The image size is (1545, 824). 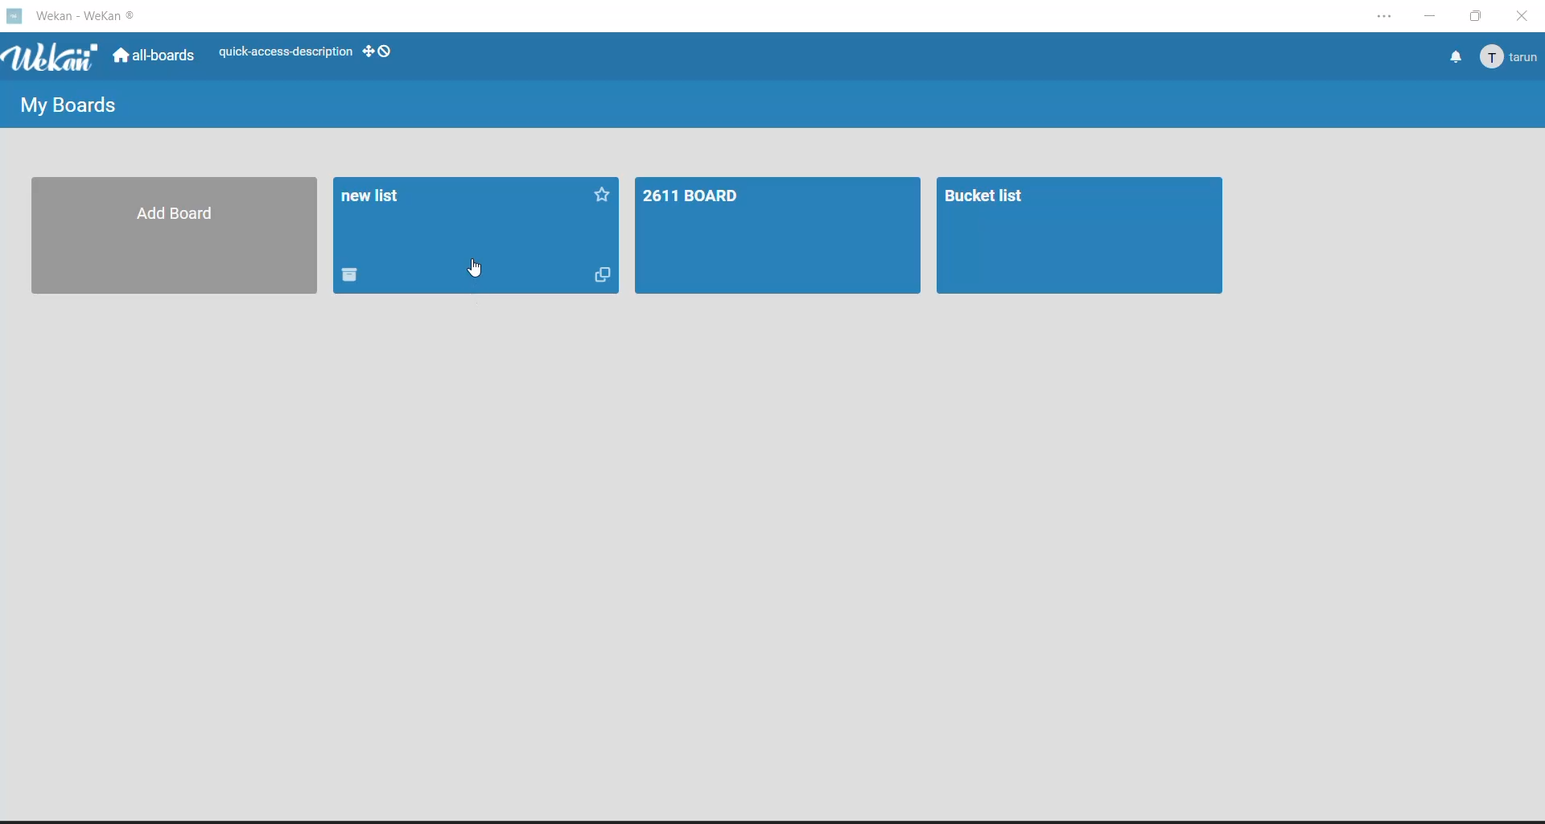 I want to click on Delete, so click(x=356, y=282).